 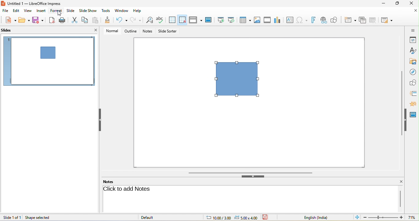 I want to click on Untitled 1 — LibreOffice Impress, so click(x=35, y=3).